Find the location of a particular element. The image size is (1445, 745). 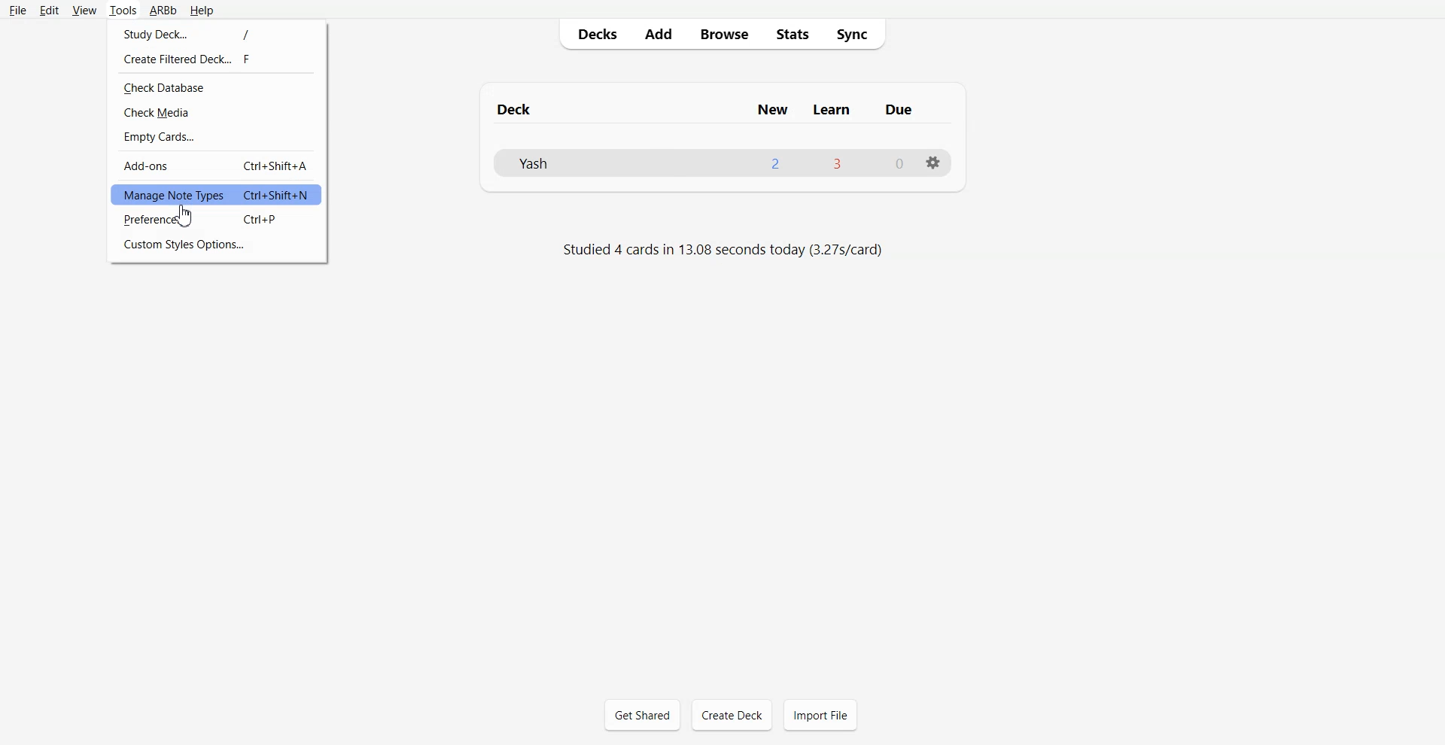

Check Database is located at coordinates (216, 87).